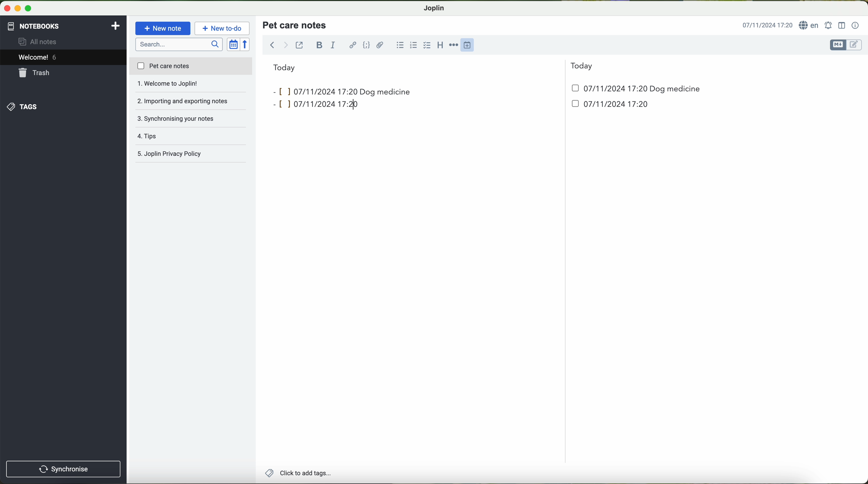 This screenshot has width=868, height=484. What do you see at coordinates (247, 45) in the screenshot?
I see `reverse sort order` at bounding box center [247, 45].